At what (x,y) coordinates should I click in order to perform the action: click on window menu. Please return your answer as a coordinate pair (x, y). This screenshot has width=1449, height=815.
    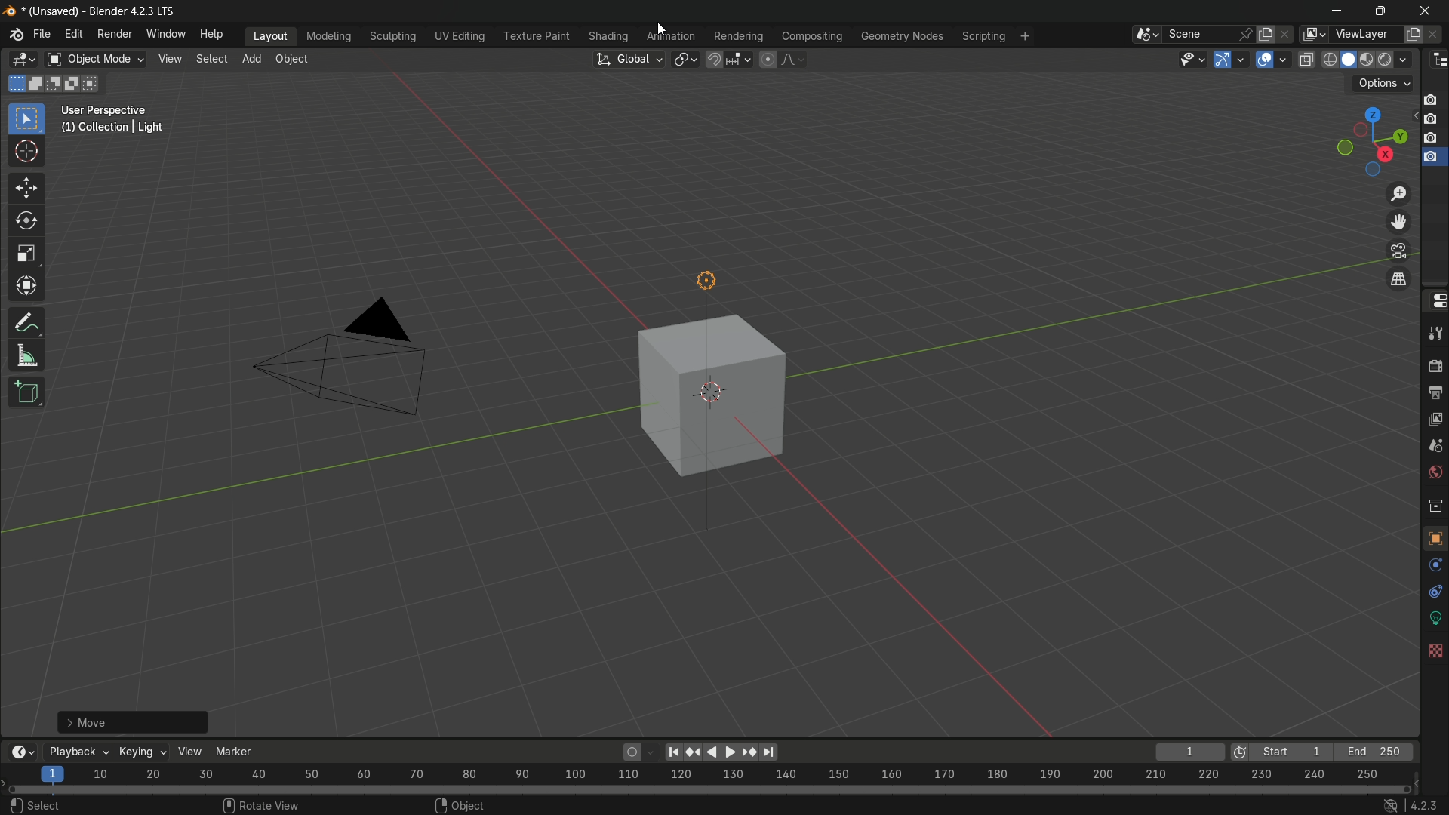
    Looking at the image, I should click on (165, 35).